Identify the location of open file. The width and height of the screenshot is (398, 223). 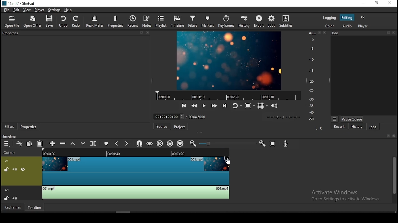
(12, 21).